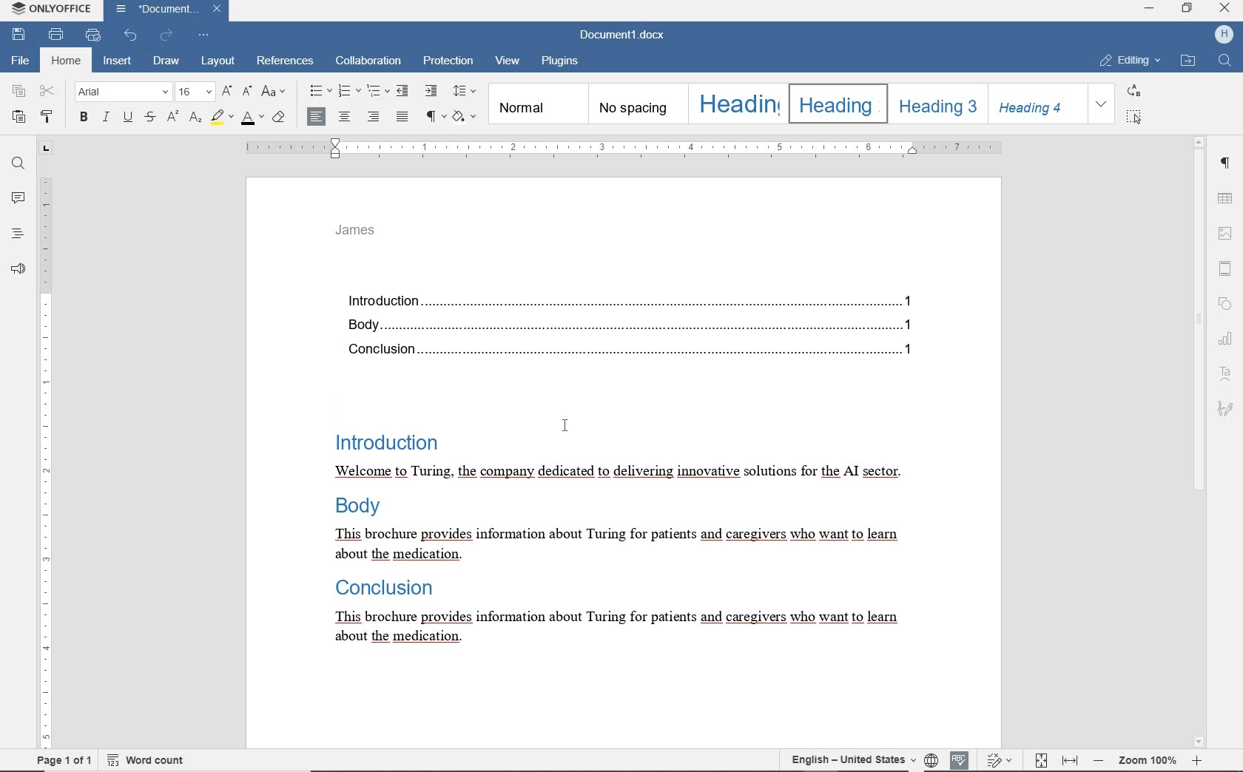  Describe the element at coordinates (52, 10) in the screenshot. I see `system name` at that location.